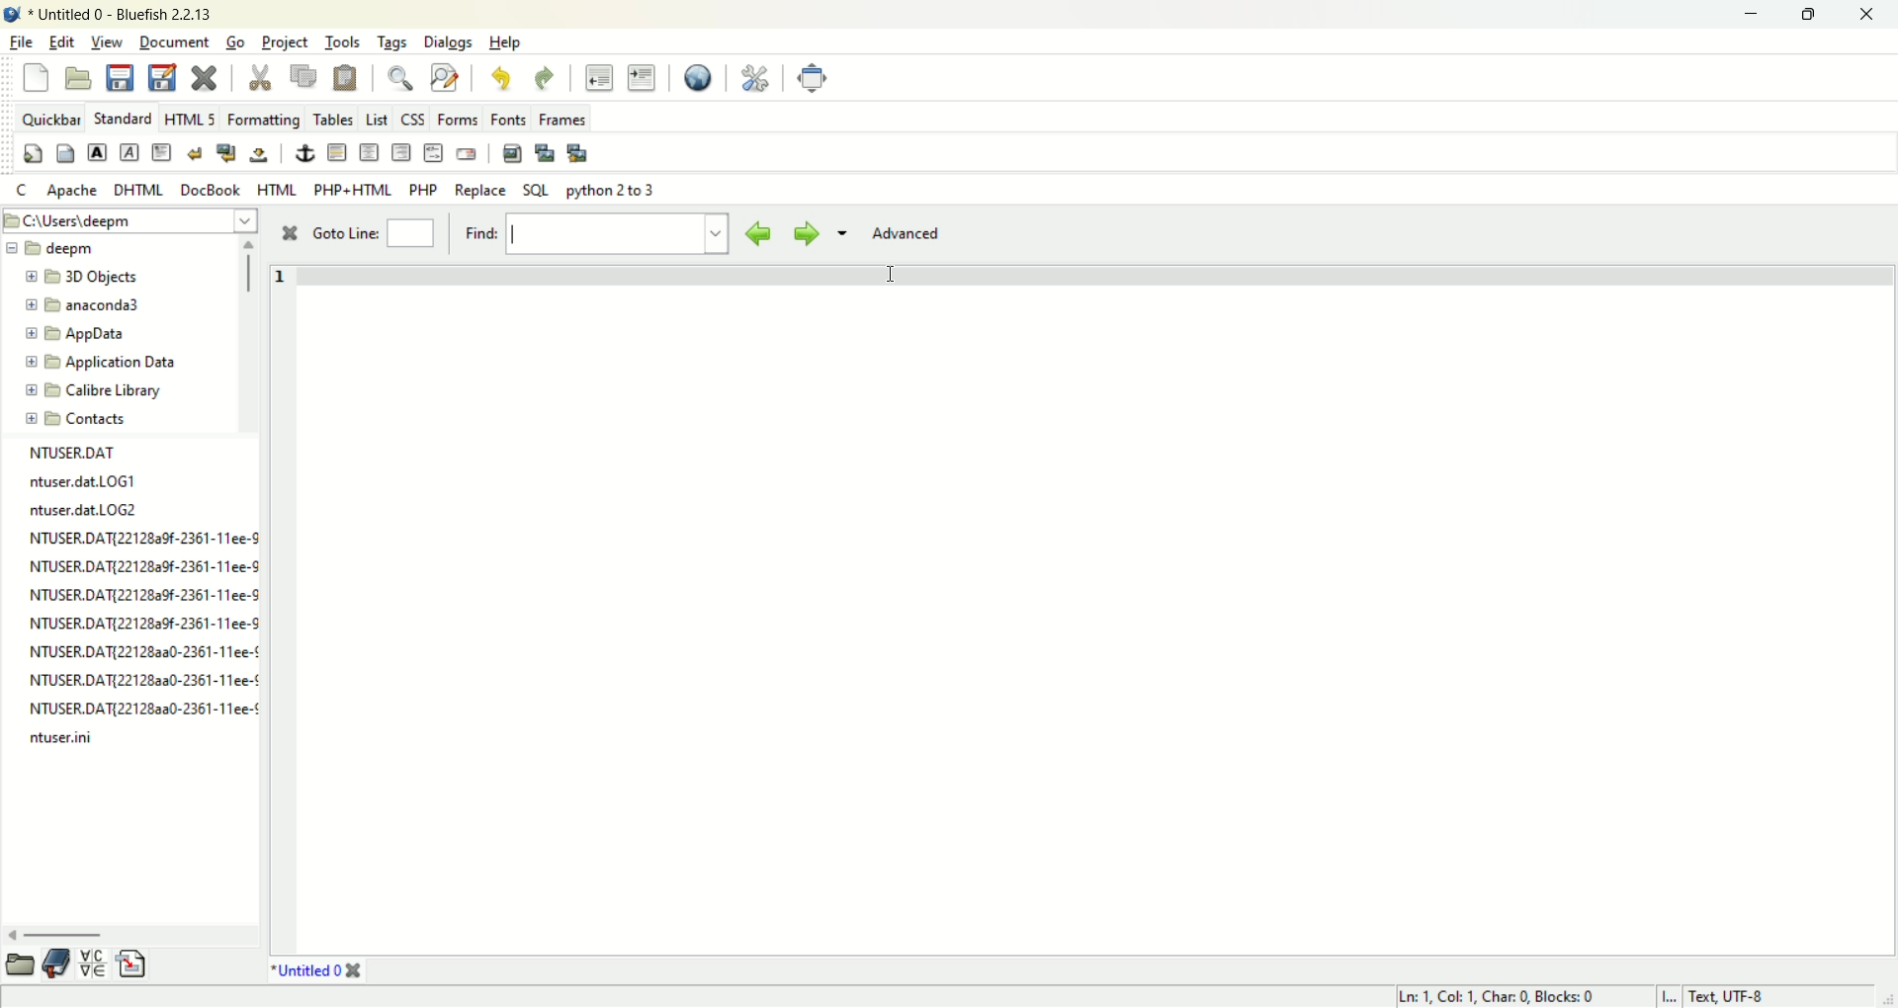 This screenshot has height=1008, width=1898. Describe the element at coordinates (1808, 15) in the screenshot. I see `maximize` at that location.